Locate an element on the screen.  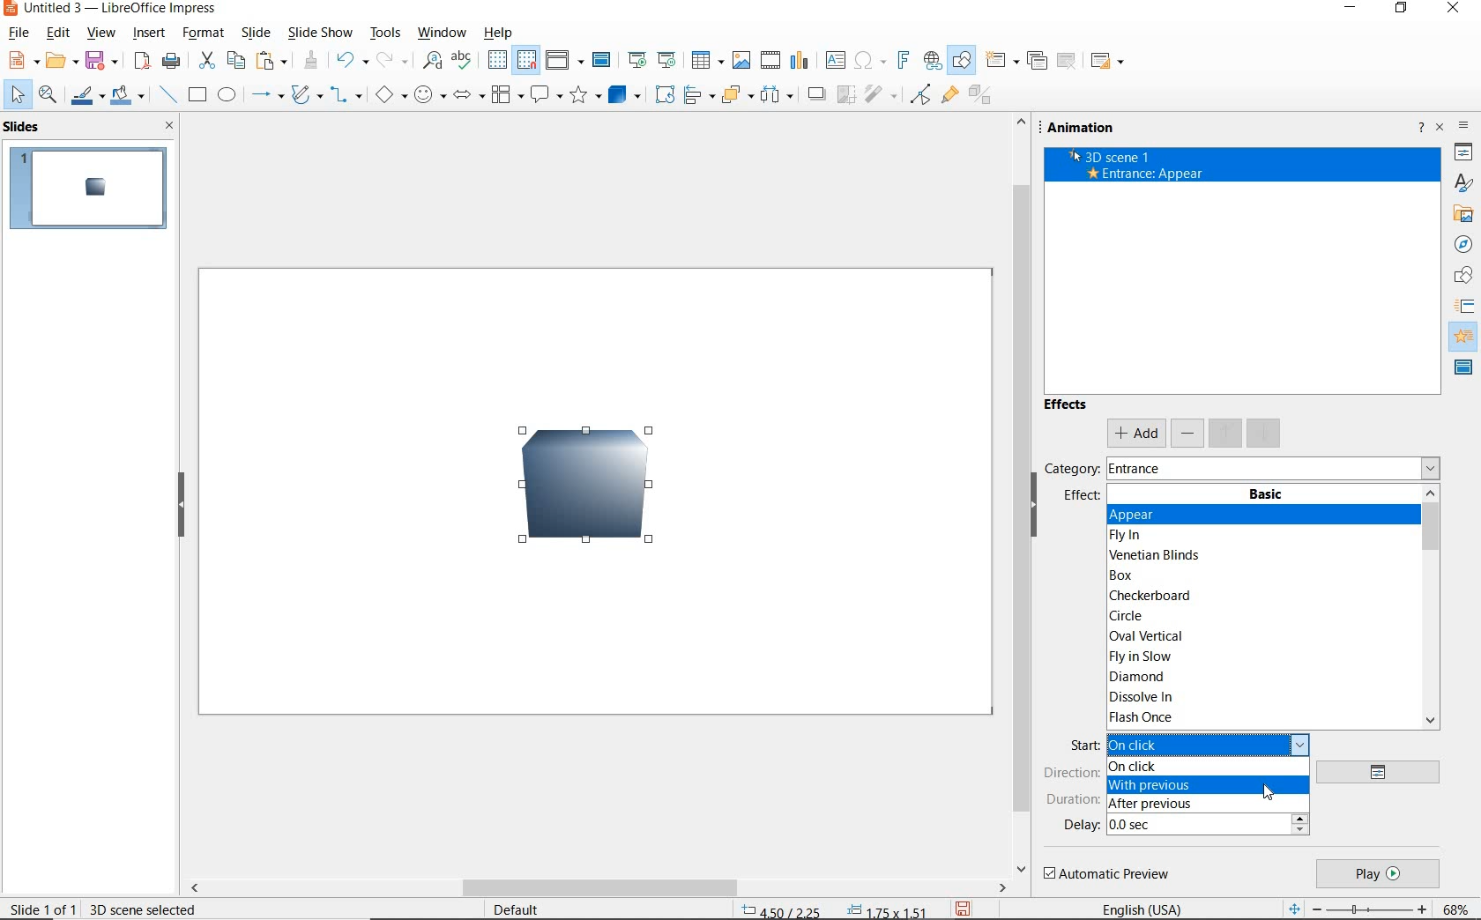
help about sidebar deck is located at coordinates (1418, 130).